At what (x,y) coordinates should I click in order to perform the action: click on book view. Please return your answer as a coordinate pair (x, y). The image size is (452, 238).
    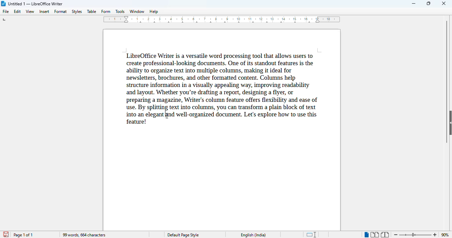
    Looking at the image, I should click on (385, 235).